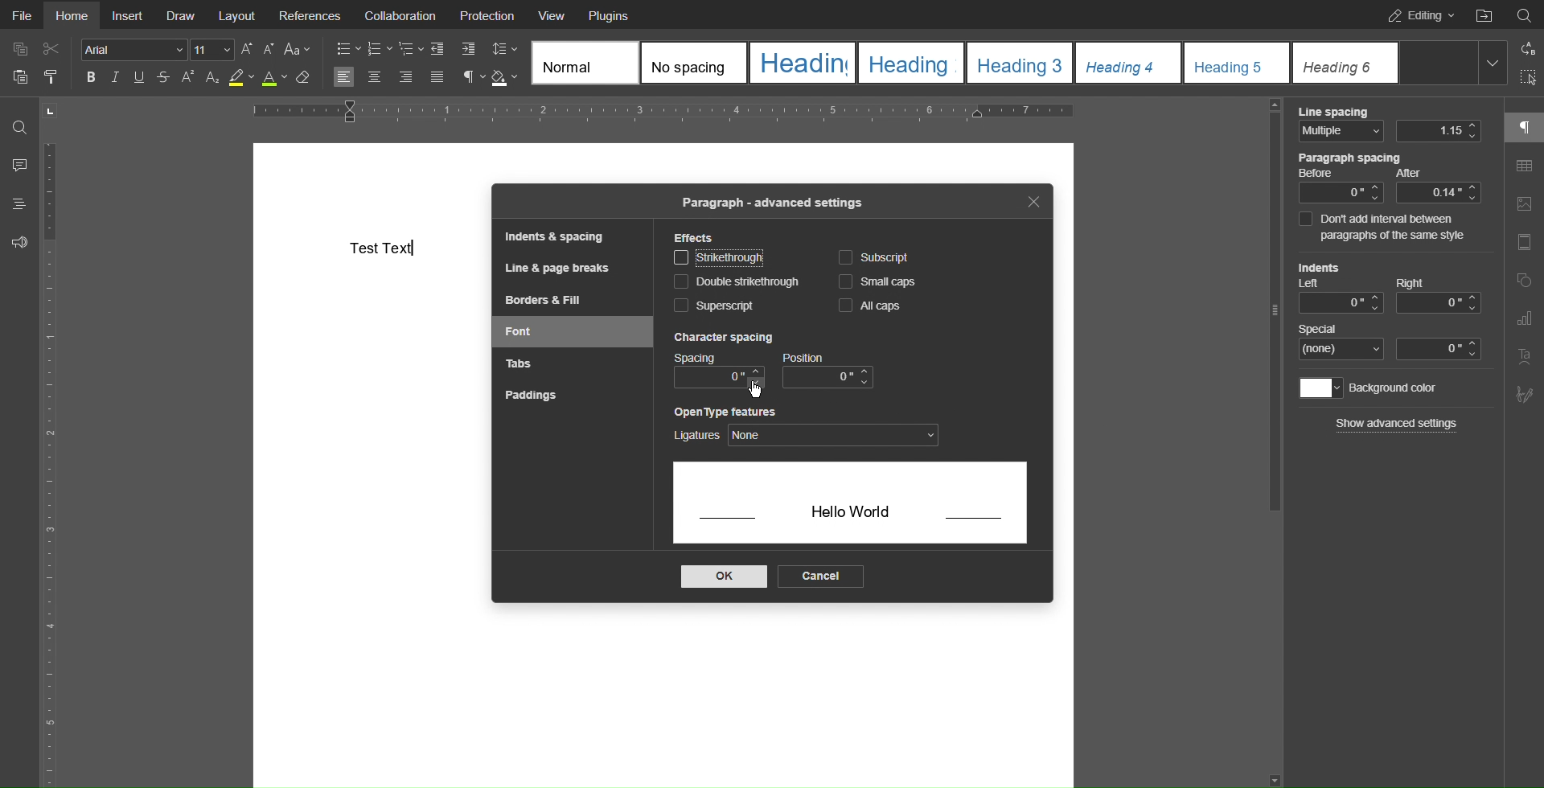 The height and width of the screenshot is (788, 1544). What do you see at coordinates (407, 79) in the screenshot?
I see `Right Align` at bounding box center [407, 79].